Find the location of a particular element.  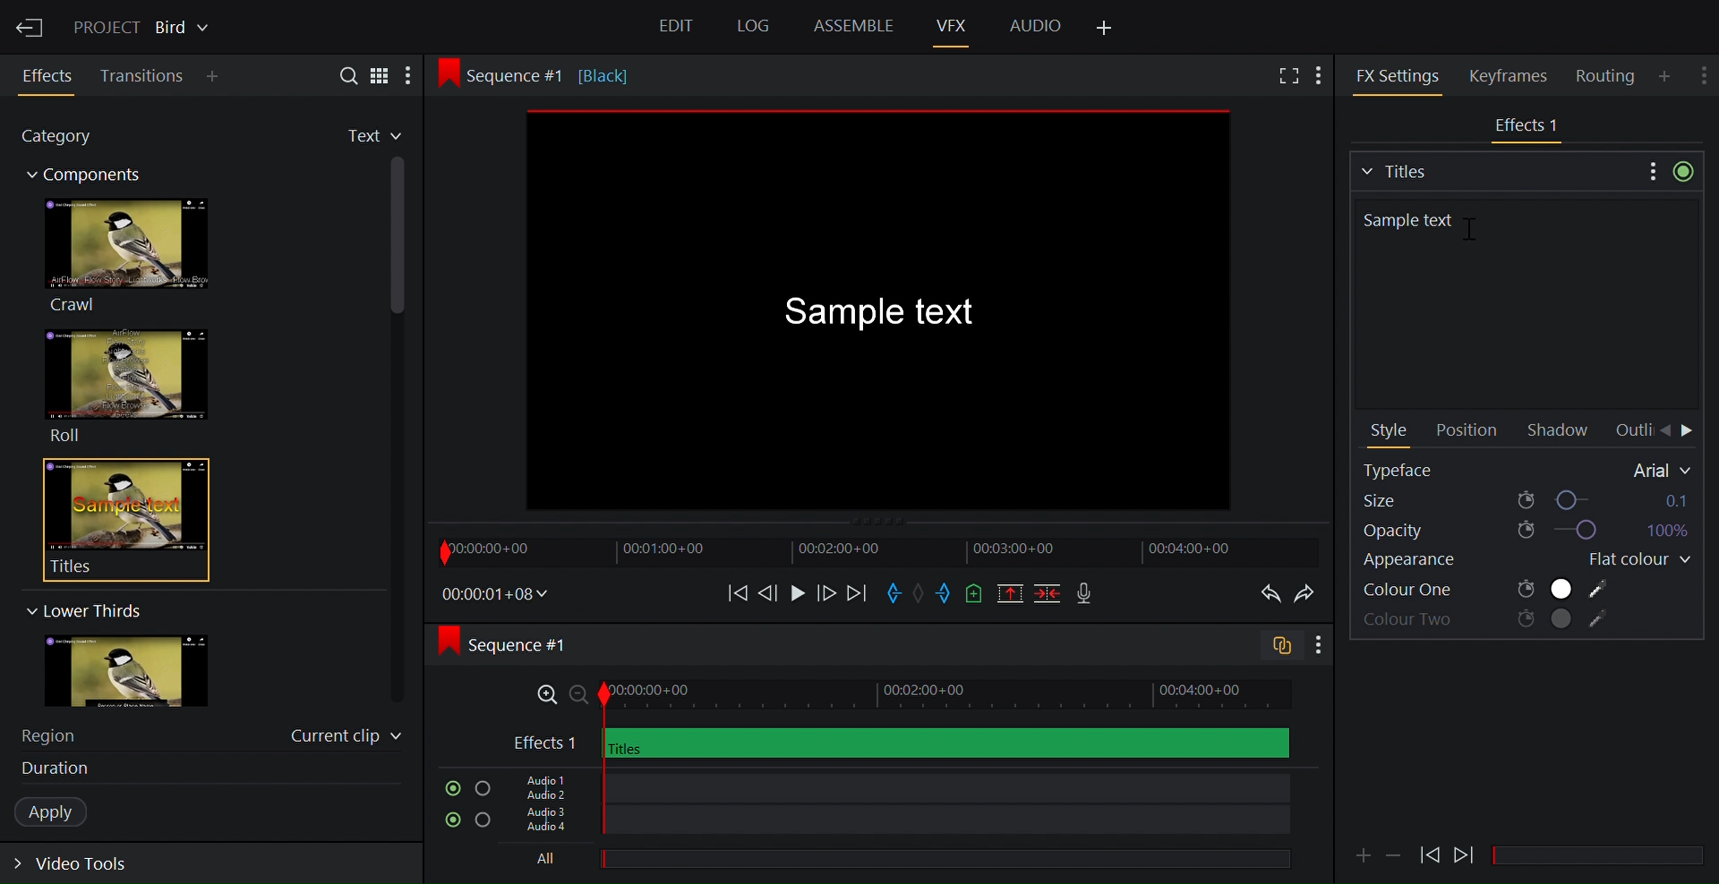

Play Forward is located at coordinates (1430, 854).